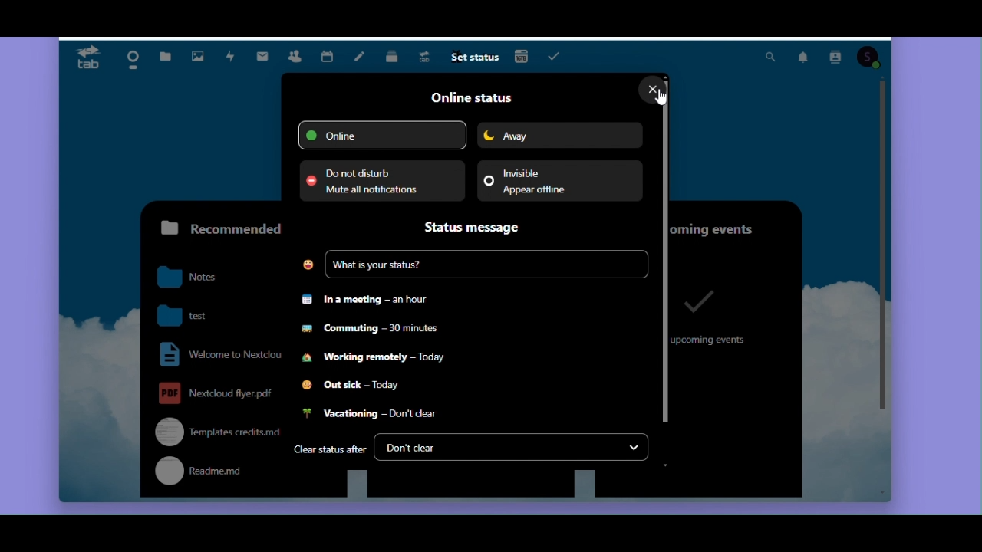 The width and height of the screenshot is (982, 552). Describe the element at coordinates (231, 57) in the screenshot. I see `Activity` at that location.